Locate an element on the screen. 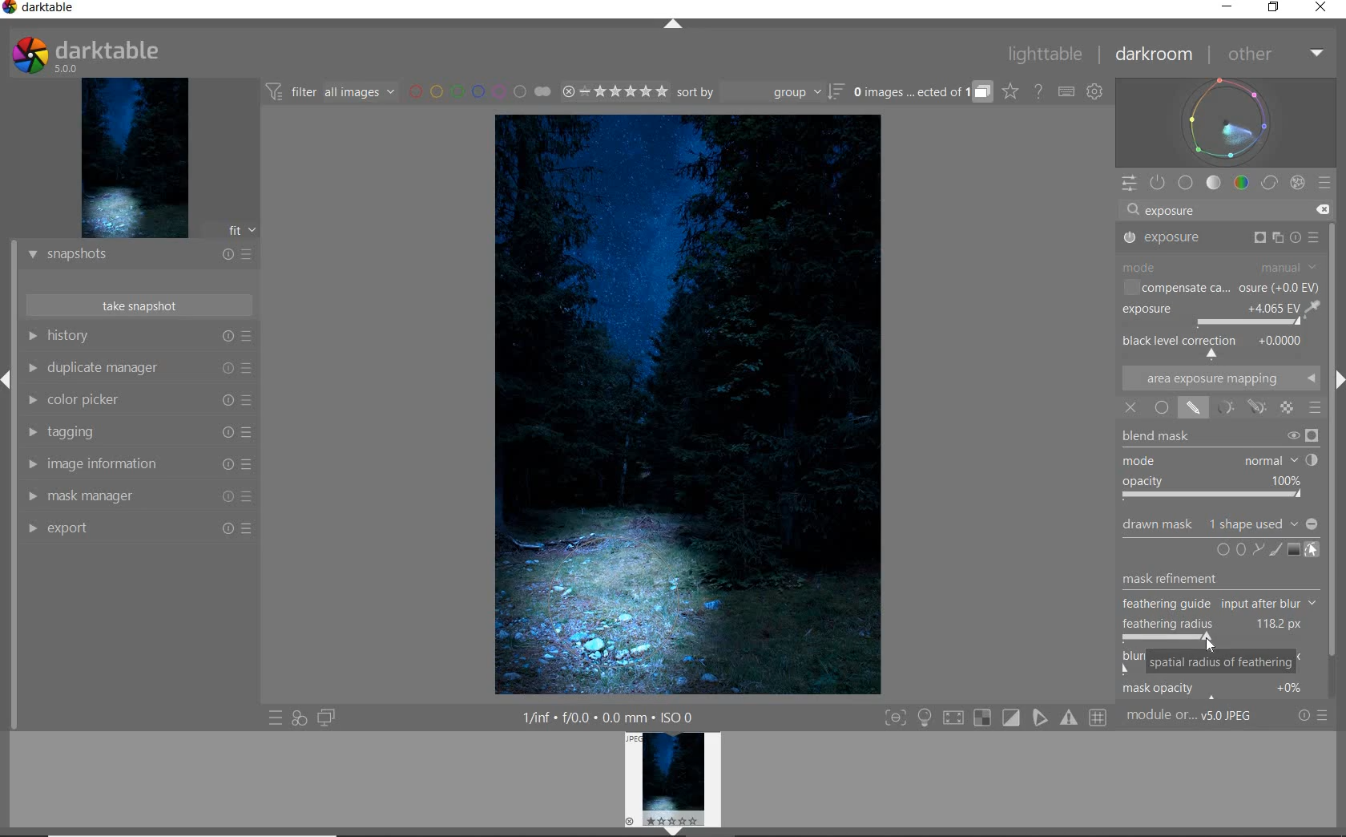 The image size is (1346, 837). Expand/Collapse is located at coordinates (1337, 377).